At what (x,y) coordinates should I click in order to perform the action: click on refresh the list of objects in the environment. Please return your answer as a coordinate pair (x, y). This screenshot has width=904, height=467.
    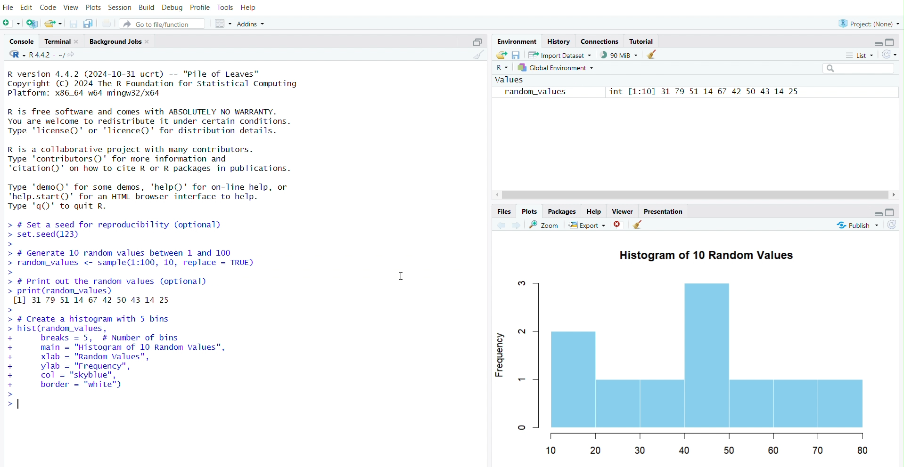
    Looking at the image, I should click on (893, 55).